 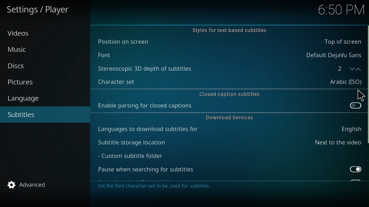 What do you see at coordinates (18, 65) in the screenshot?
I see `Disc` at bounding box center [18, 65].